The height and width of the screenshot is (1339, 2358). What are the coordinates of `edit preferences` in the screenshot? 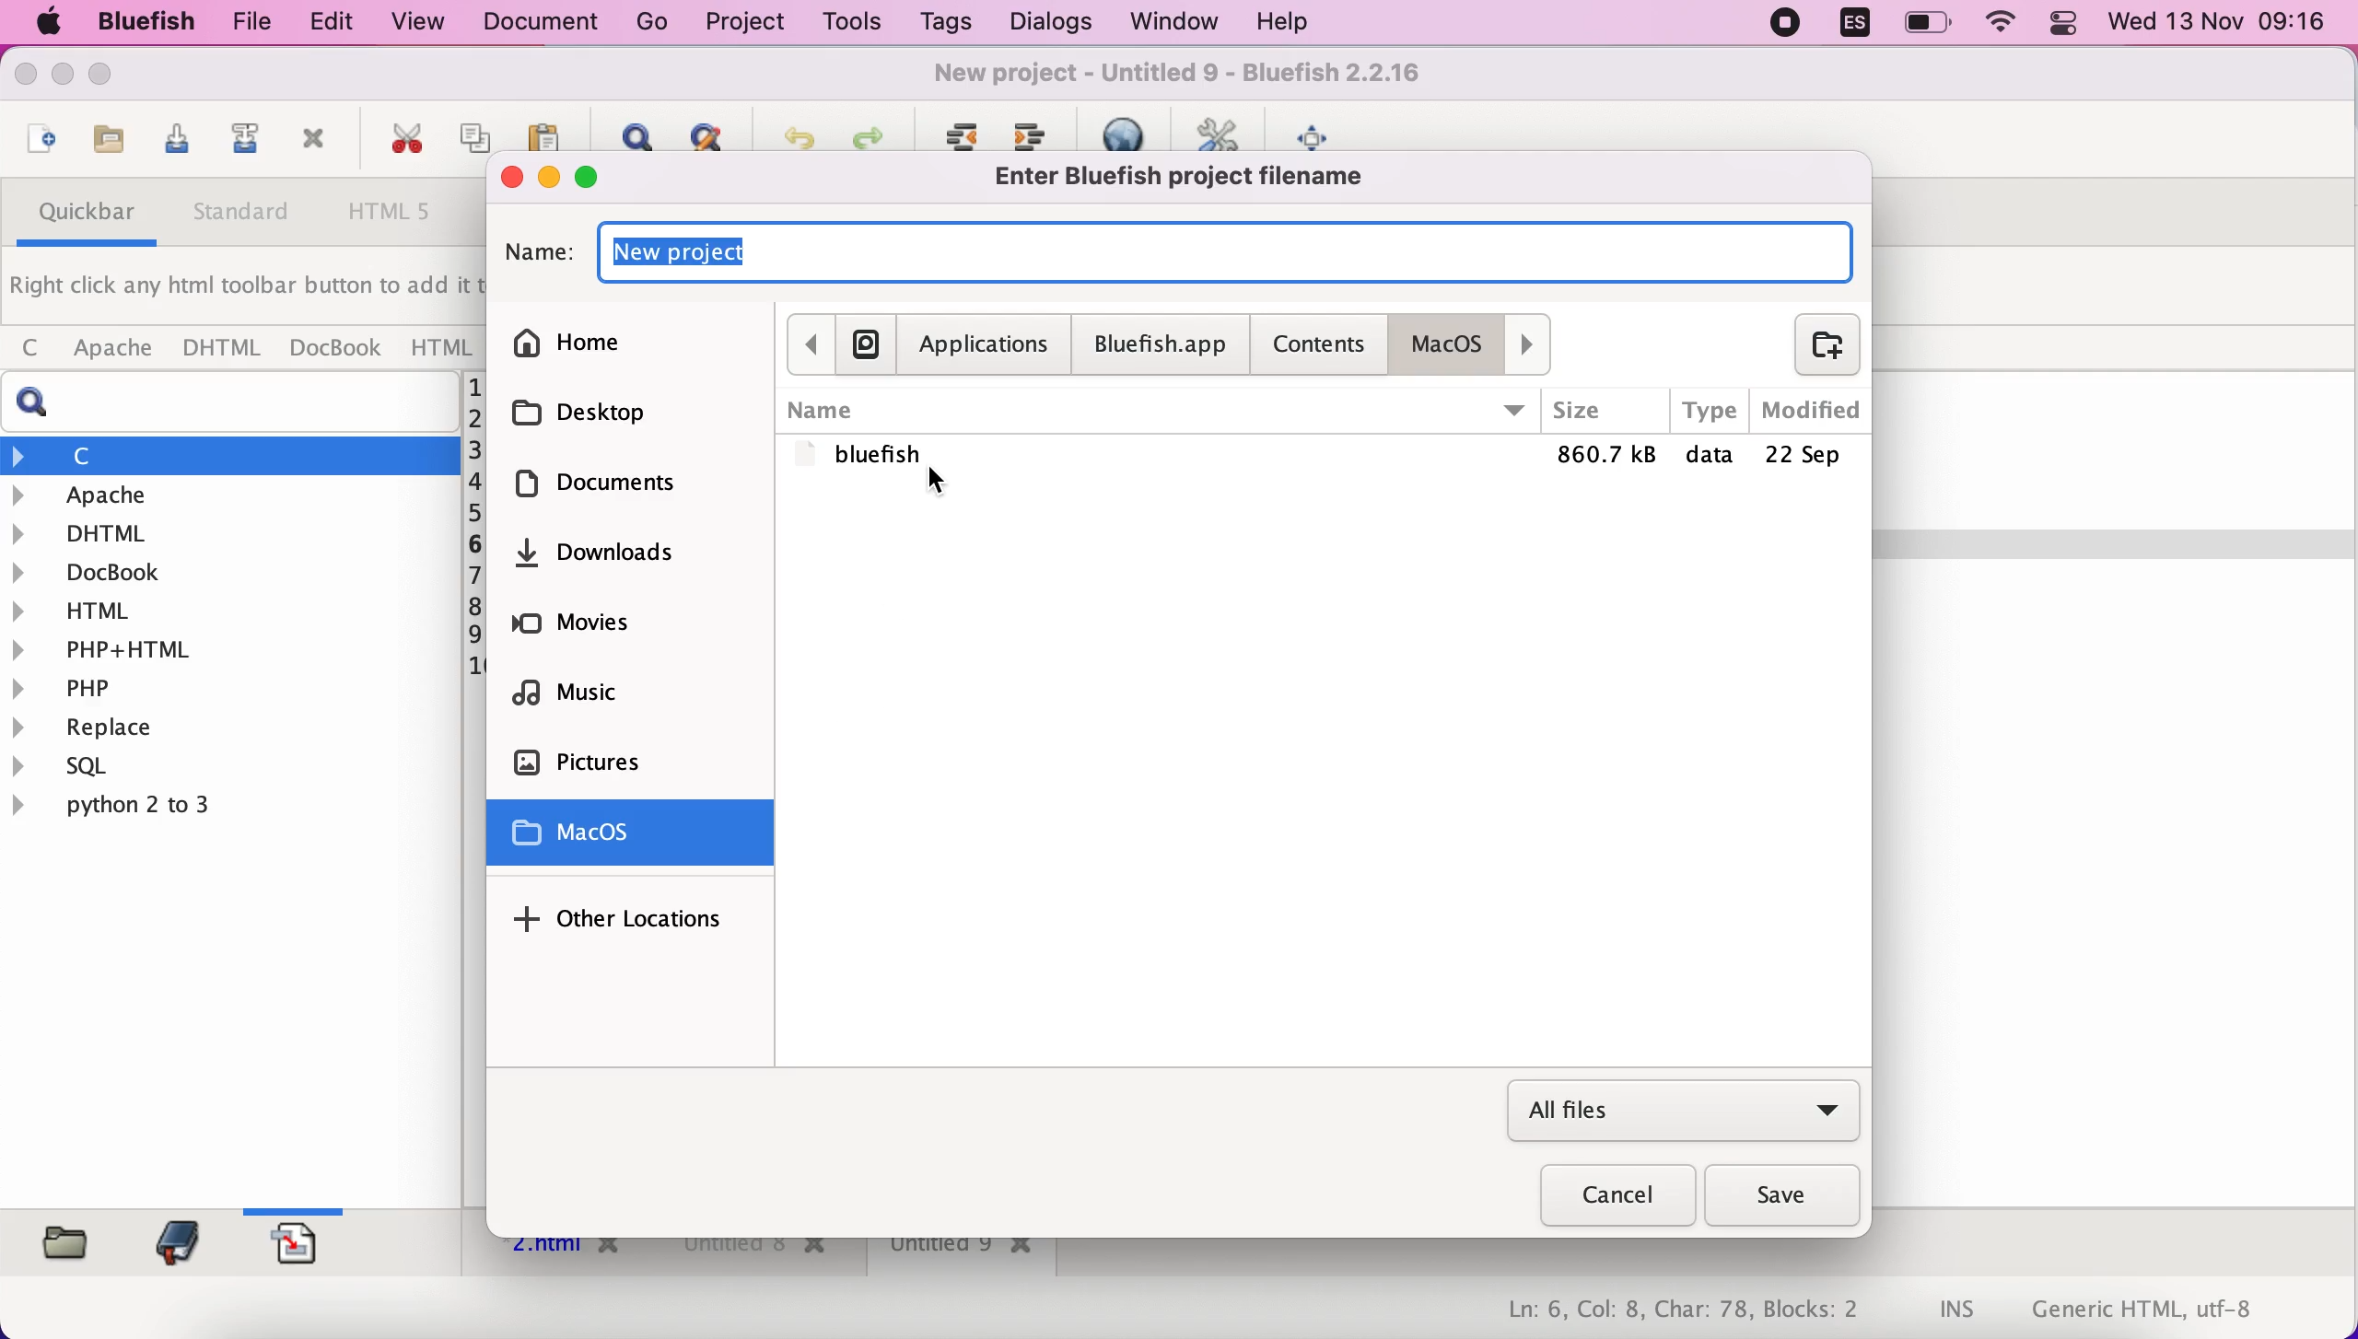 It's located at (1221, 132).